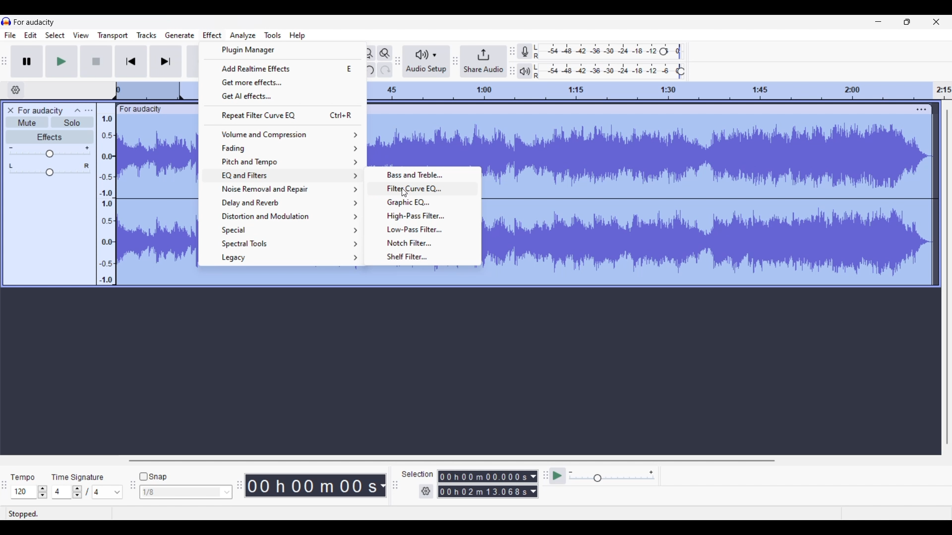  What do you see at coordinates (58, 514) in the screenshot?
I see `Status of current recording` at bounding box center [58, 514].